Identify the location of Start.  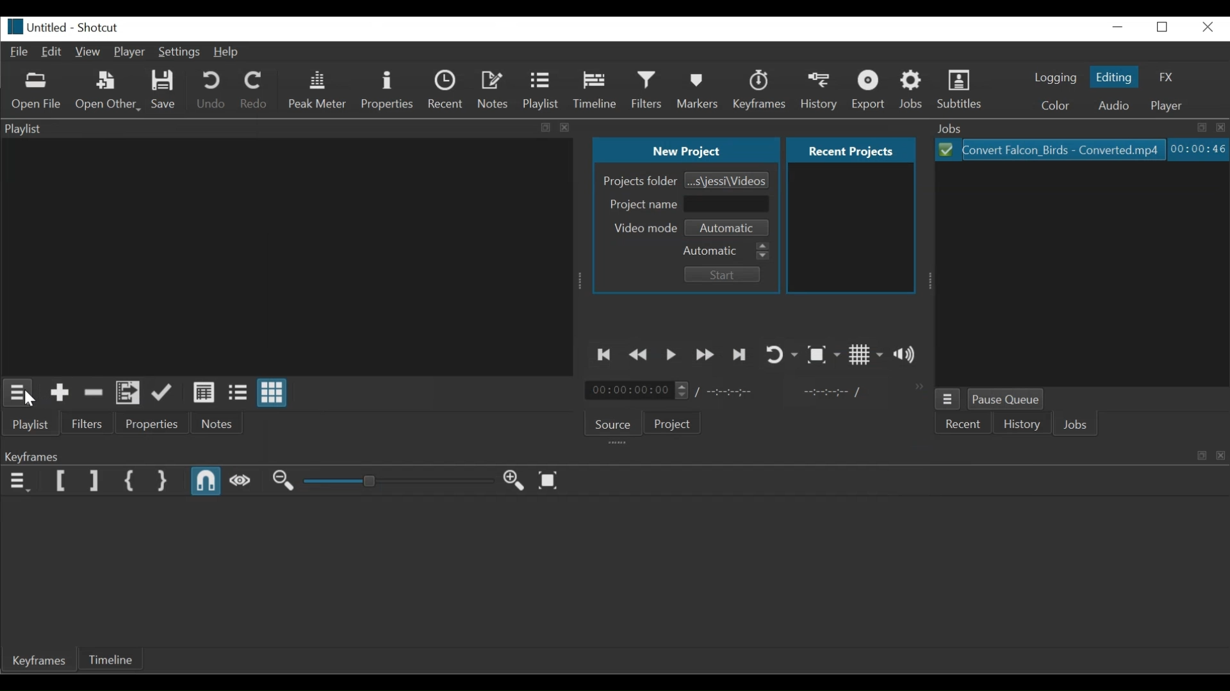
(726, 276).